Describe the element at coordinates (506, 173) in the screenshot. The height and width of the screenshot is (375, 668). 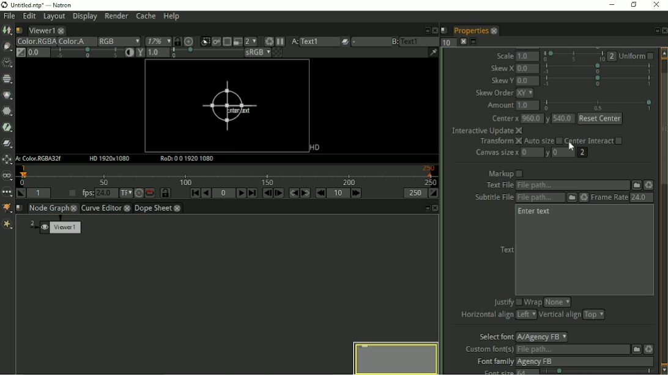
I see `Markup` at that location.